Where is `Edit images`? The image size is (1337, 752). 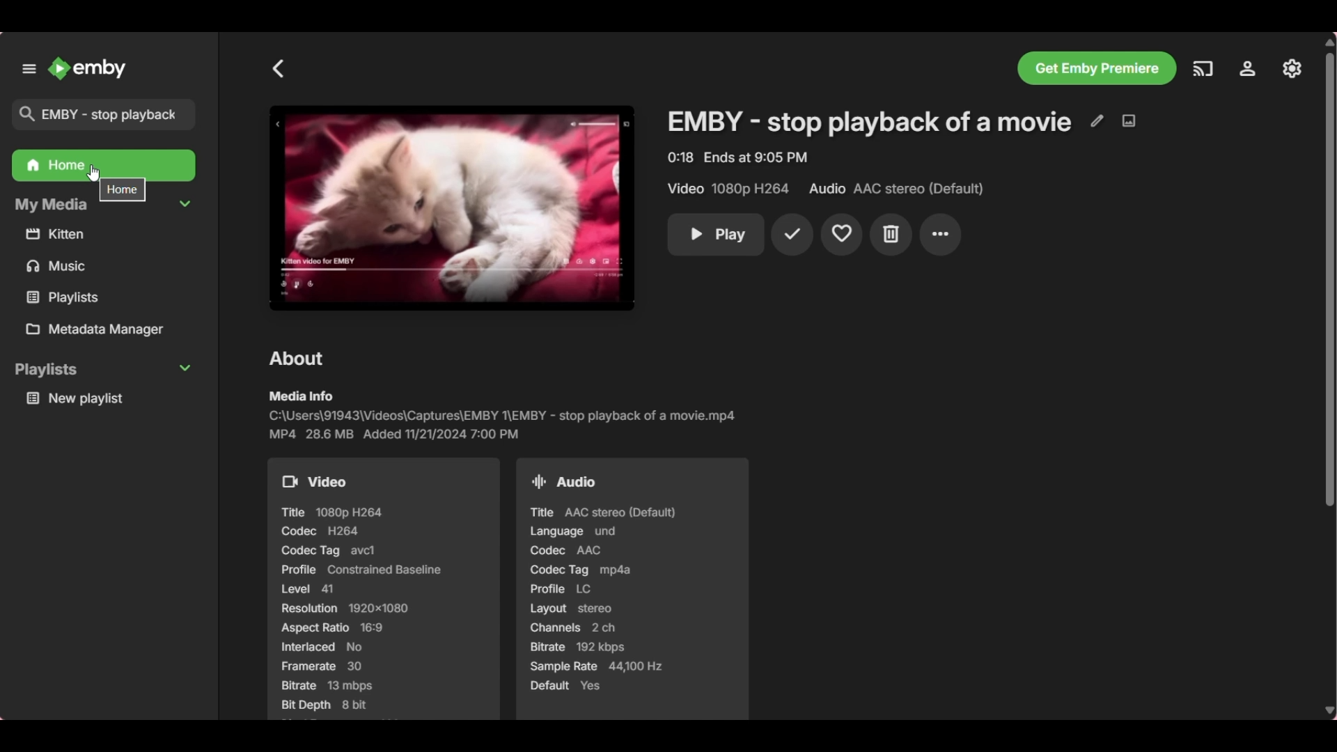
Edit images is located at coordinates (1128, 121).